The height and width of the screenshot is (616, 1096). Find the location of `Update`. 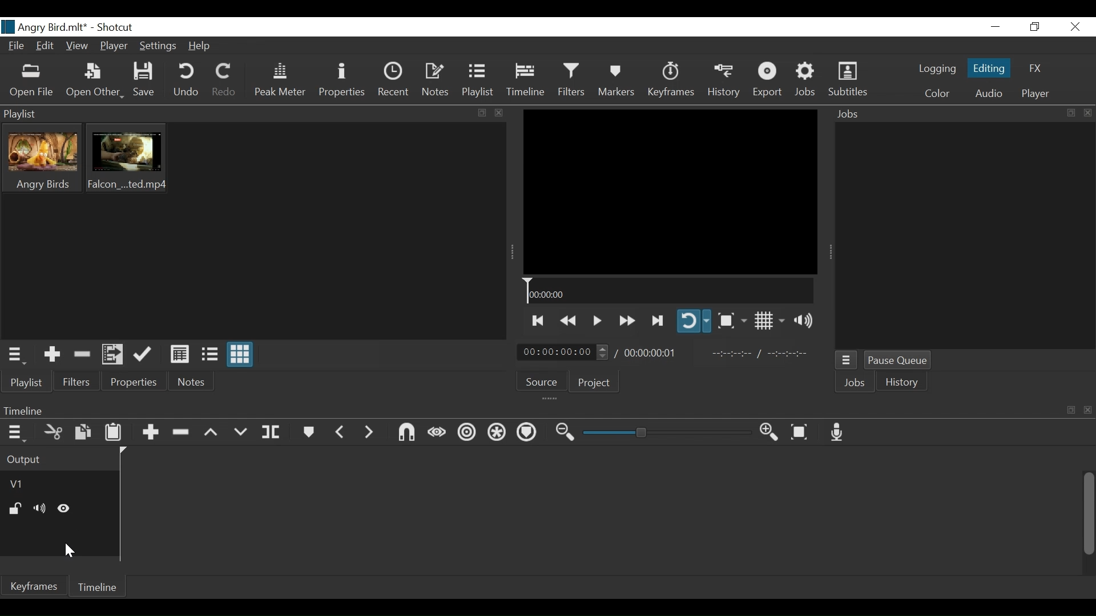

Update is located at coordinates (141, 355).